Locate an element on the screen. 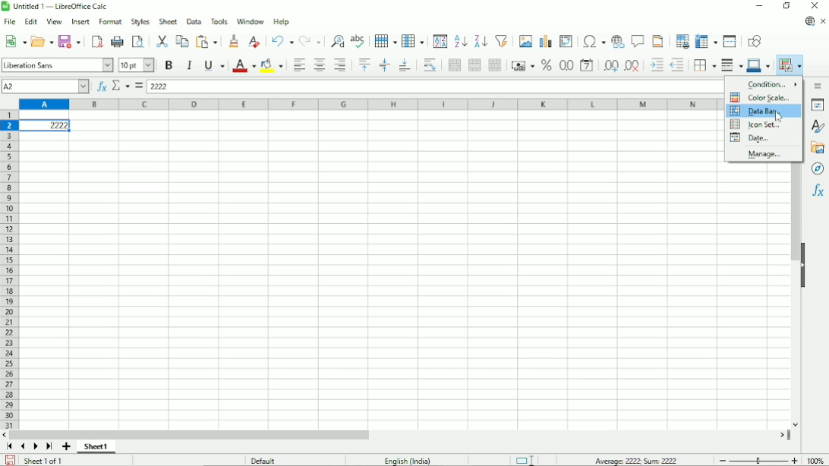  Gallery is located at coordinates (817, 148).